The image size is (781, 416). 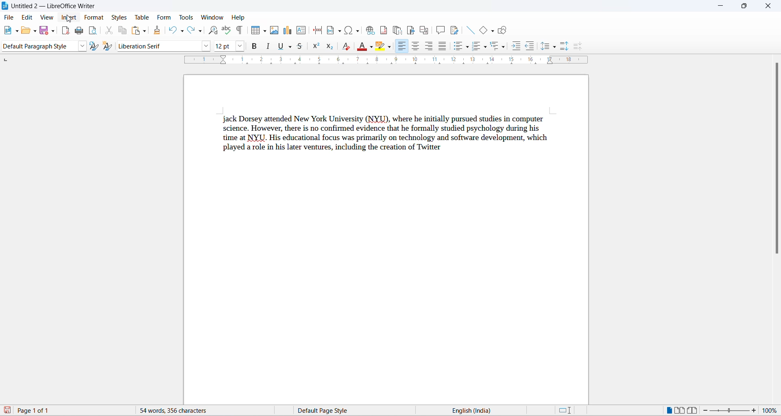 I want to click on undo, so click(x=172, y=29).